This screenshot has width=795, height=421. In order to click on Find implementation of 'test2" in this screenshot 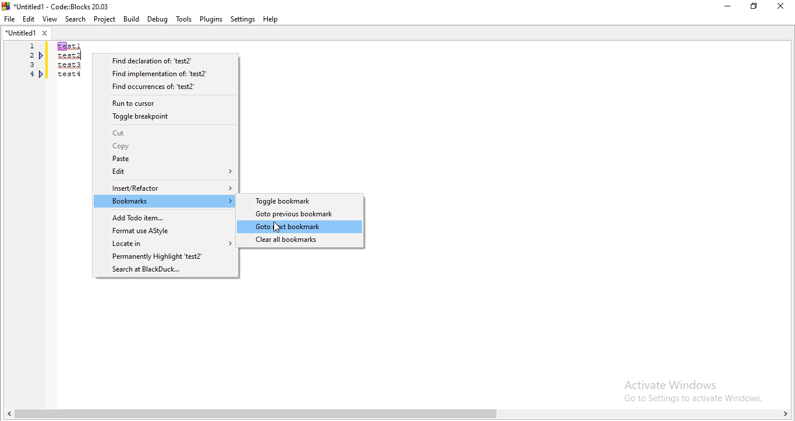, I will do `click(166, 73)`.